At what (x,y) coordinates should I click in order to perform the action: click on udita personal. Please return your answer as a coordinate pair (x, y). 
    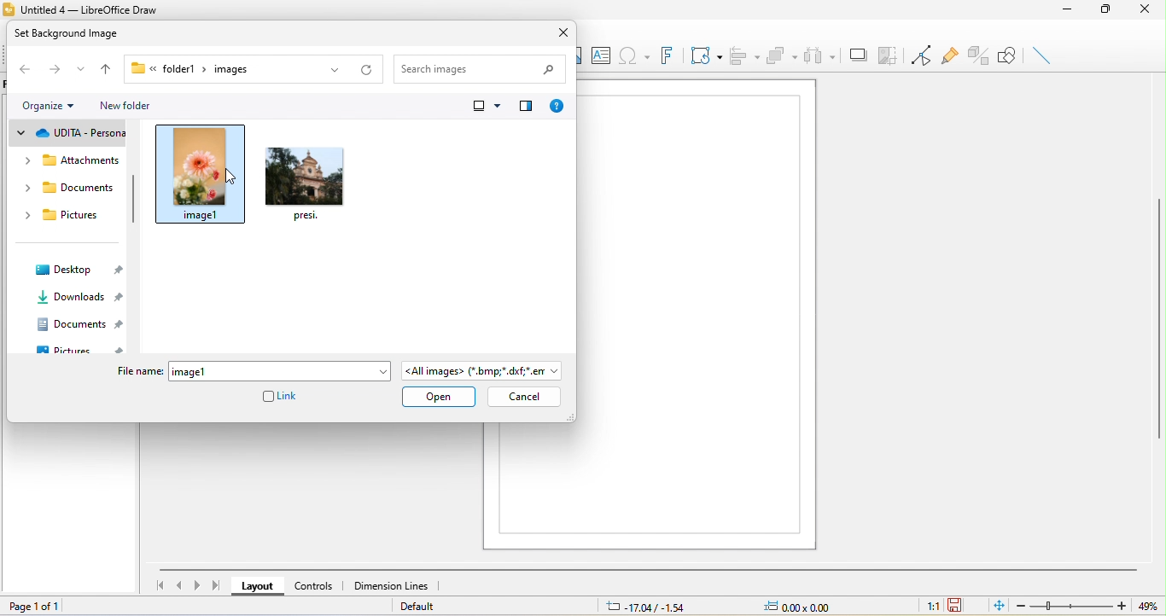
    Looking at the image, I should click on (74, 134).